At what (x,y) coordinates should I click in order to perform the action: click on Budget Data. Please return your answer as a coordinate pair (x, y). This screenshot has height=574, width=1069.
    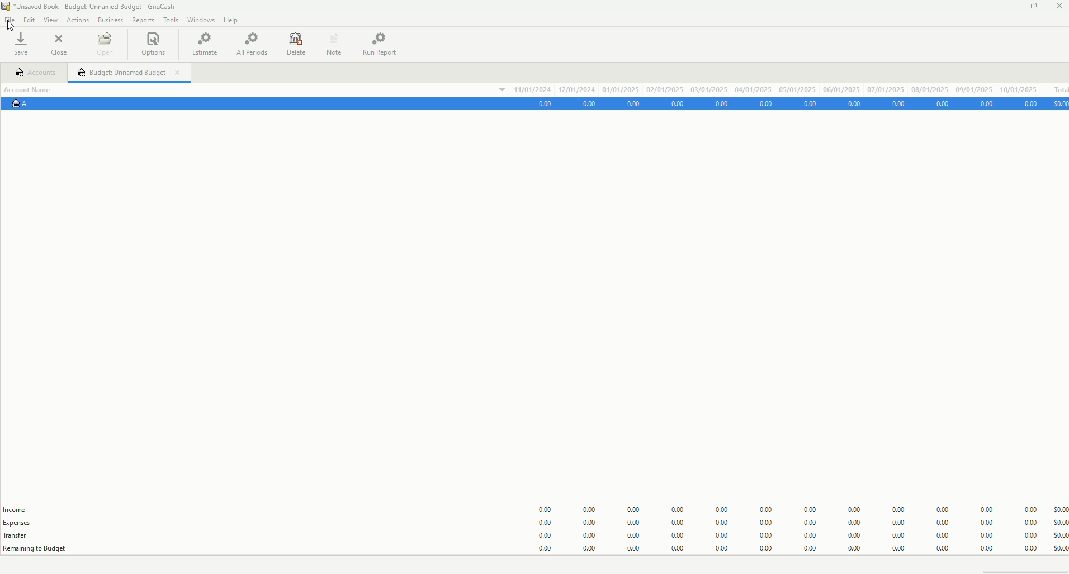
    Looking at the image, I should click on (793, 522).